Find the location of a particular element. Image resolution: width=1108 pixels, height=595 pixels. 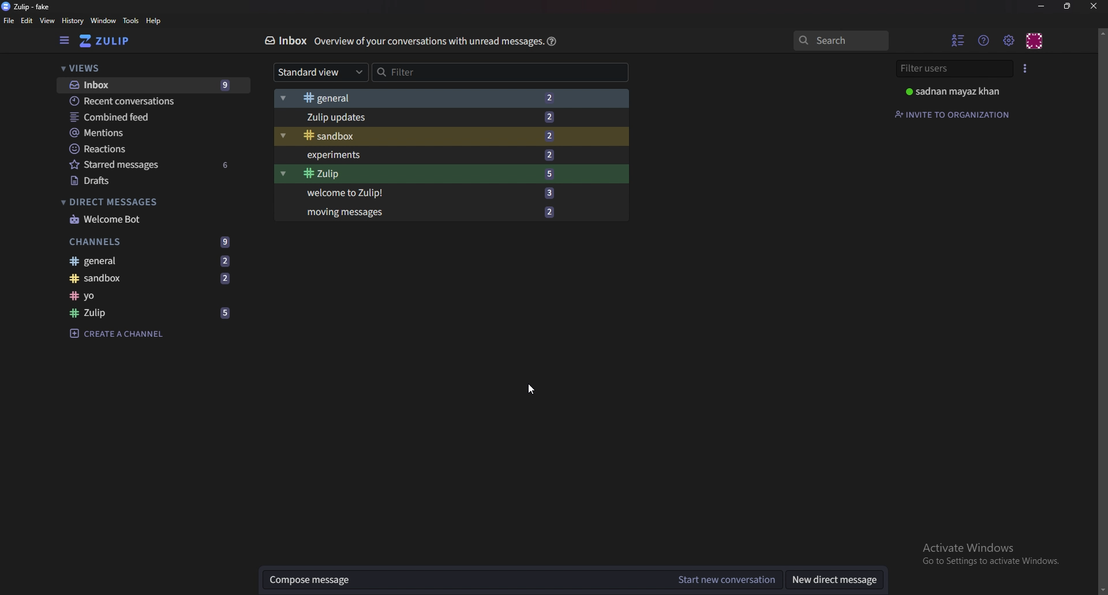

Invite to organization is located at coordinates (953, 115).